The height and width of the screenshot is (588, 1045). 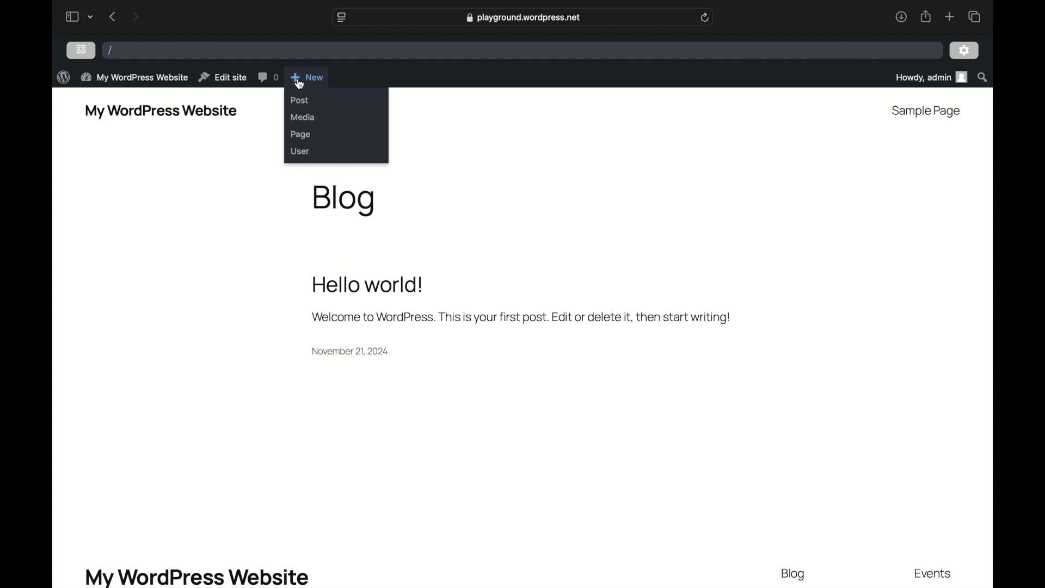 I want to click on media, so click(x=304, y=118).